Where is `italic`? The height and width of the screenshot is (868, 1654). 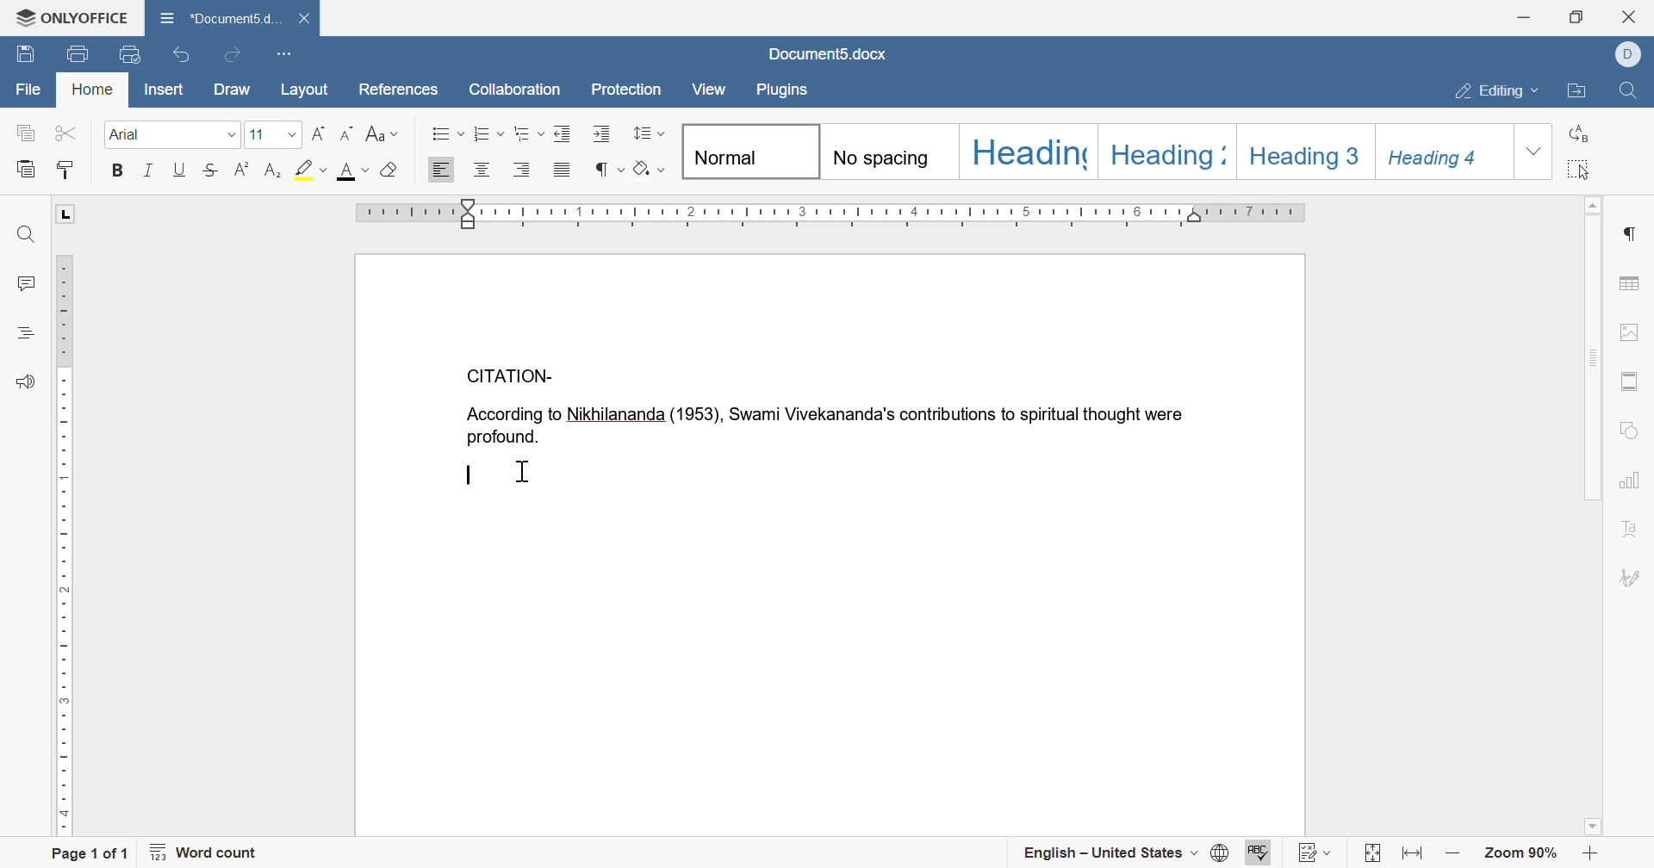 italic is located at coordinates (151, 170).